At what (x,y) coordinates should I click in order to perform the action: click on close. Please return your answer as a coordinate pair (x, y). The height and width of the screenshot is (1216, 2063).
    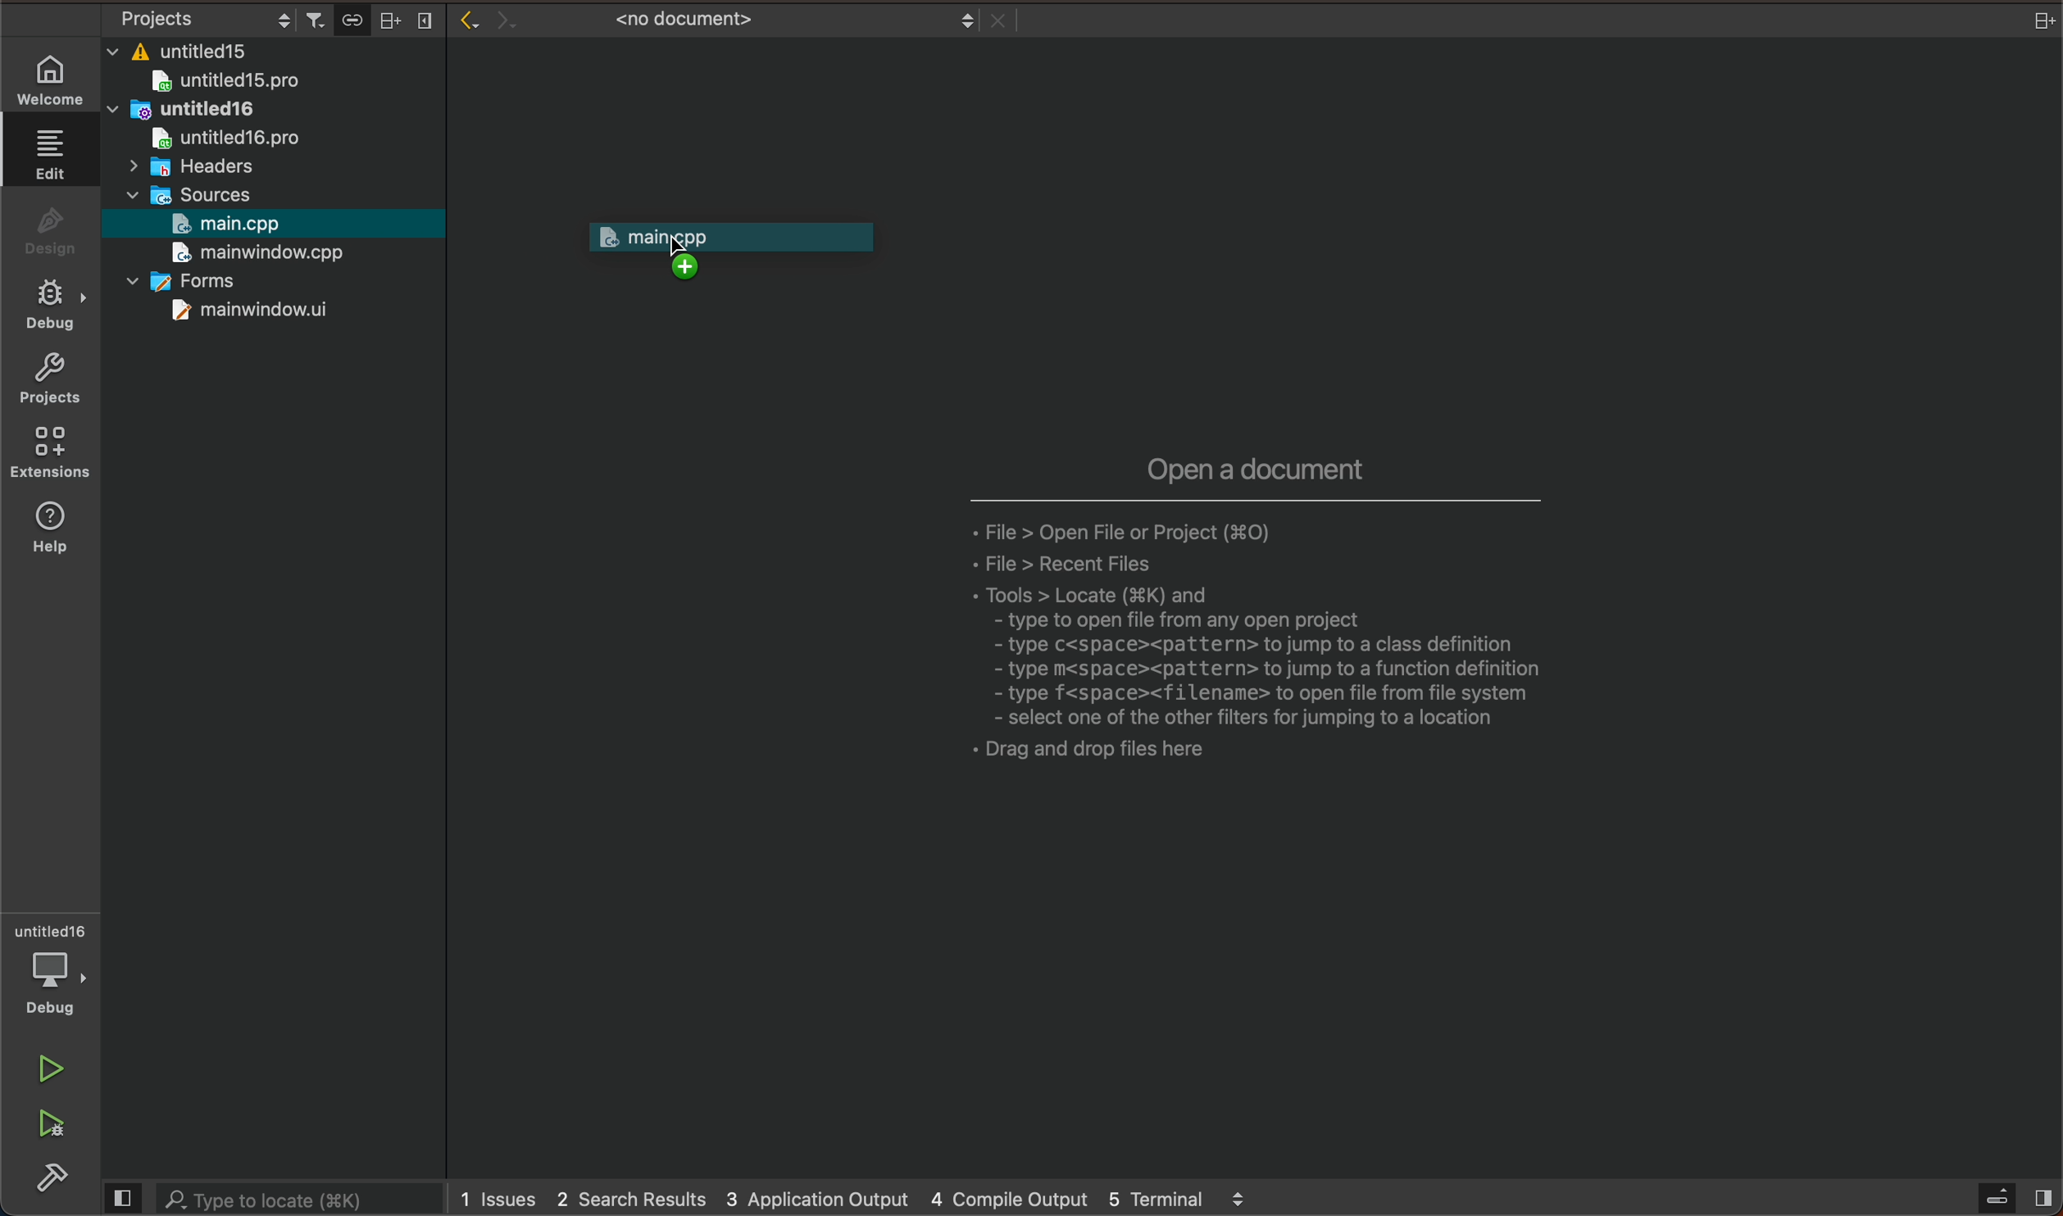
    Looking at the image, I should click on (2039, 20).